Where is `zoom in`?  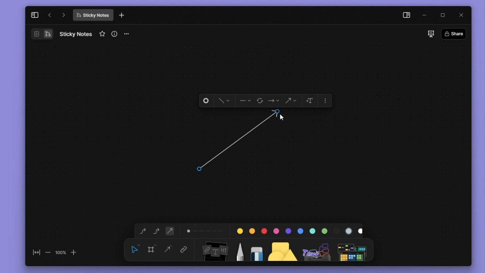 zoom in is located at coordinates (74, 252).